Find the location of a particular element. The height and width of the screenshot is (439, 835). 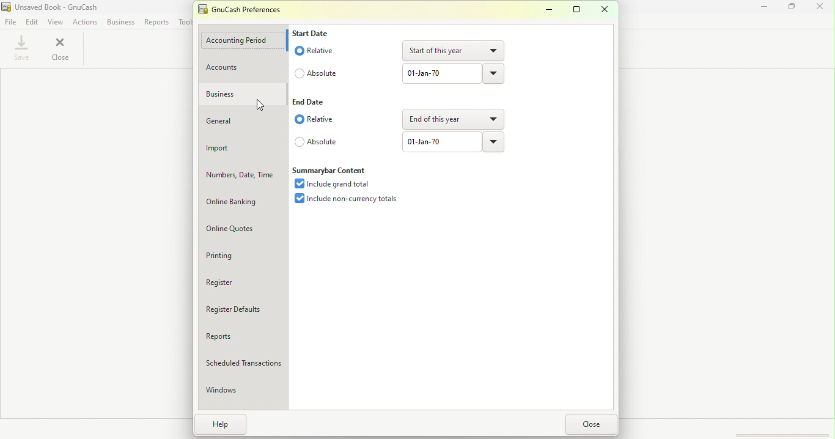

Numbers, Date, Time is located at coordinates (243, 175).